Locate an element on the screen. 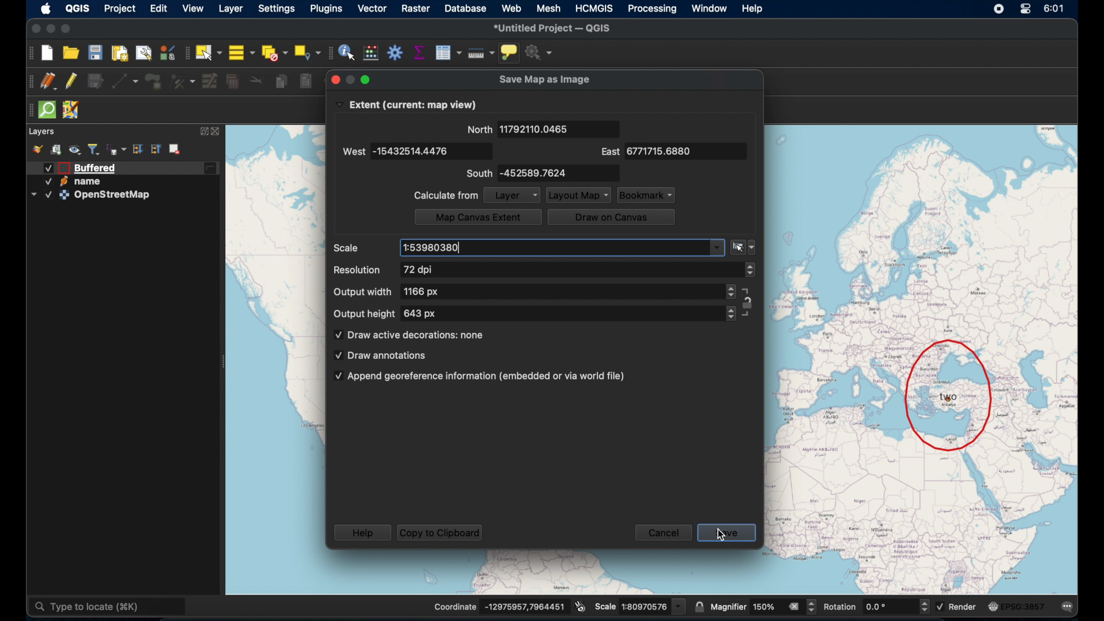 This screenshot has height=621, width=1104. quicksom is located at coordinates (47, 110).